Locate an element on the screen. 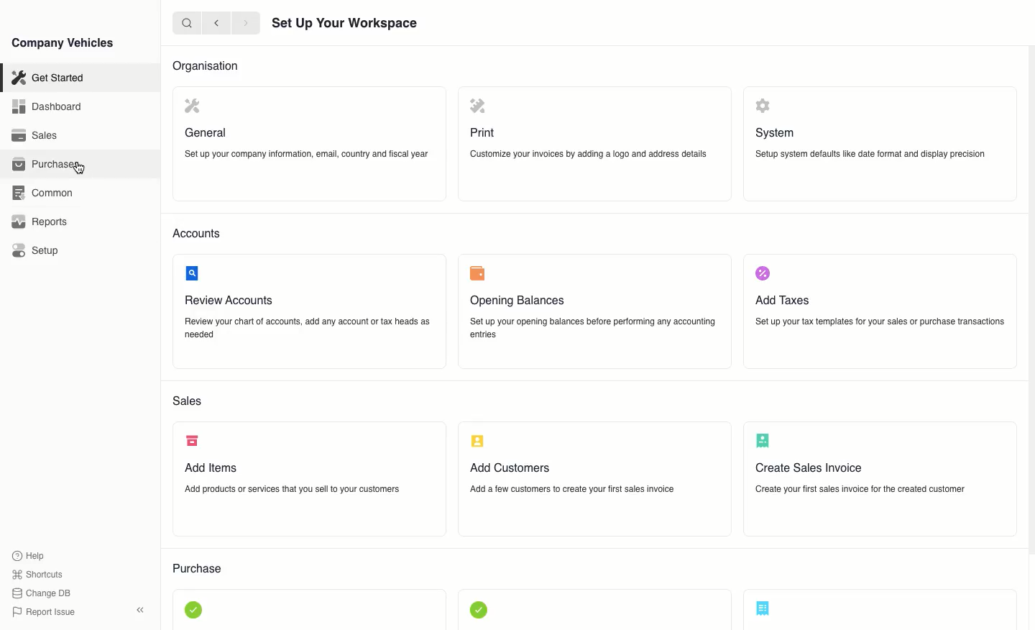  Add Taxes is located at coordinates (783, 299).